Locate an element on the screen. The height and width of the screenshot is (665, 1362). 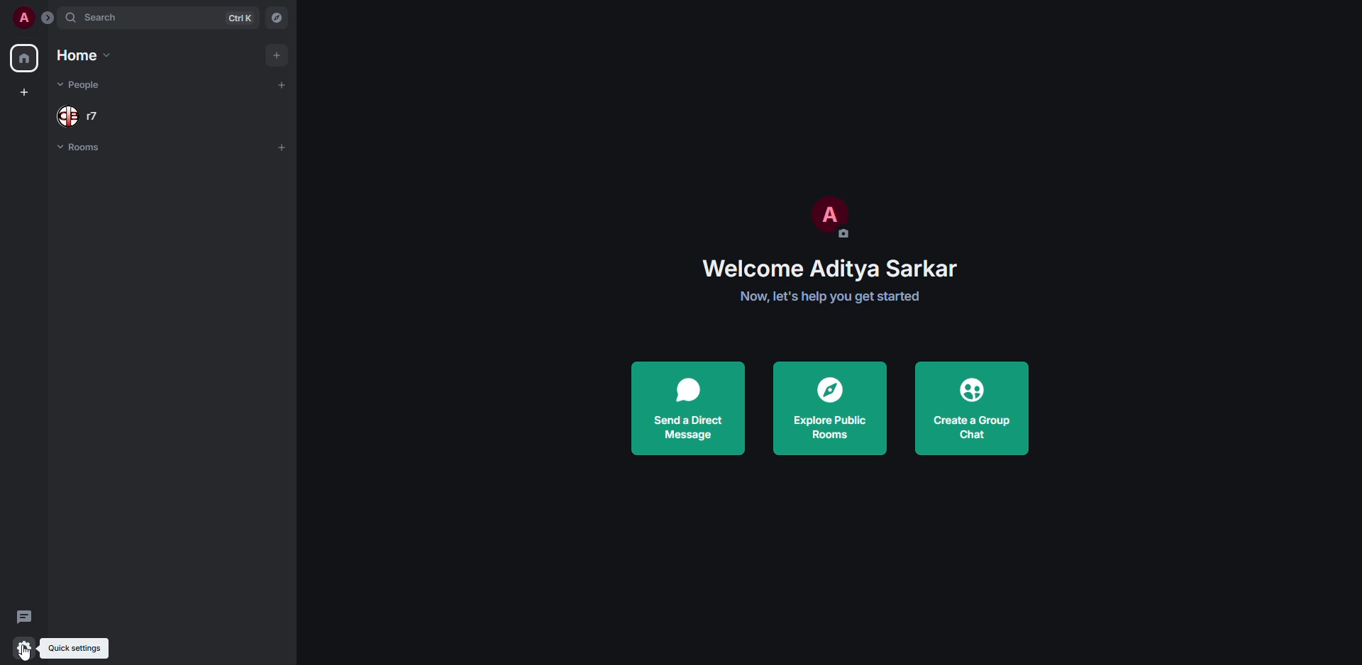
threads is located at coordinates (26, 615).